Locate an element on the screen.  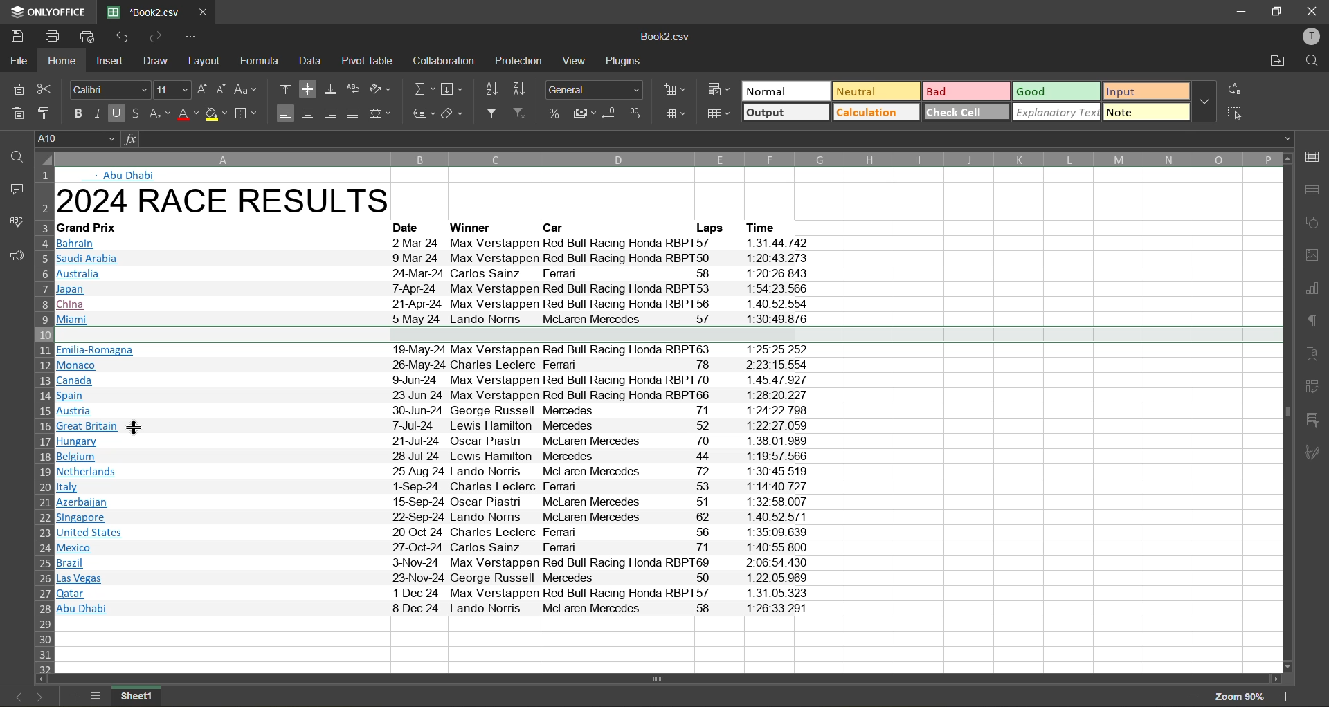
Date is located at coordinates (410, 227).